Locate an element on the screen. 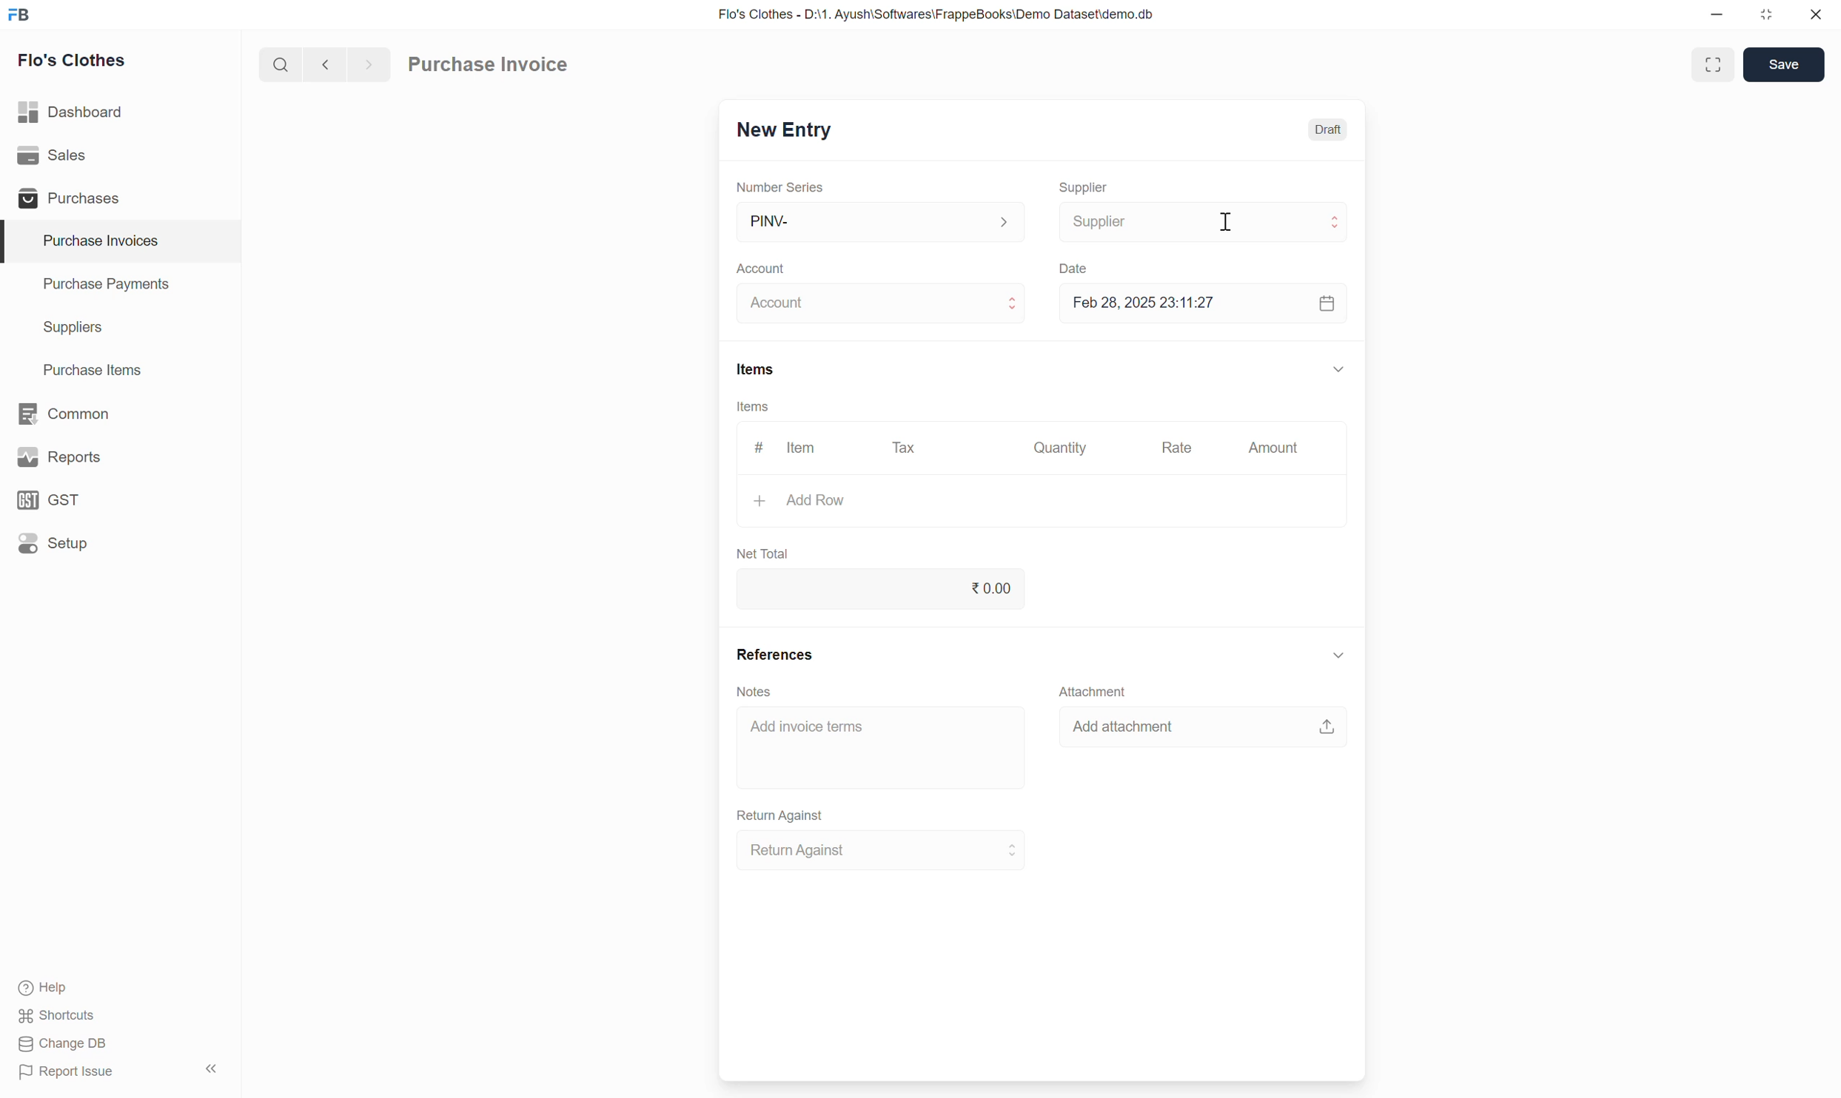 The width and height of the screenshot is (1841, 1098). Suppliers is located at coordinates (121, 329).